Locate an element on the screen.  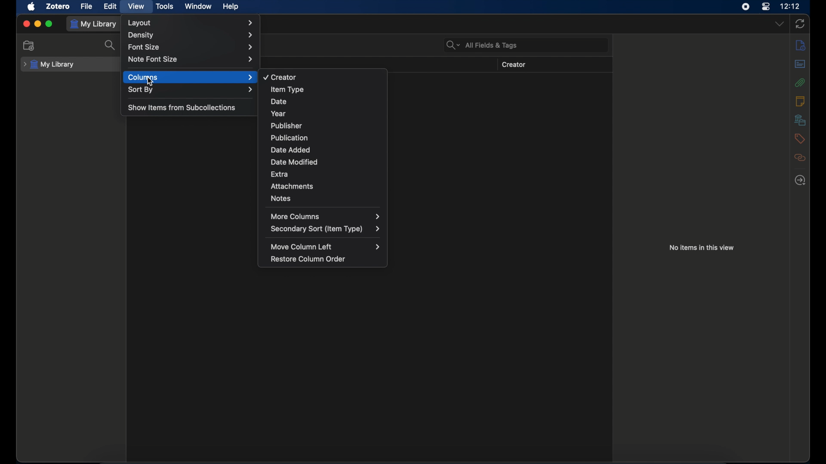
view is located at coordinates (135, 6).